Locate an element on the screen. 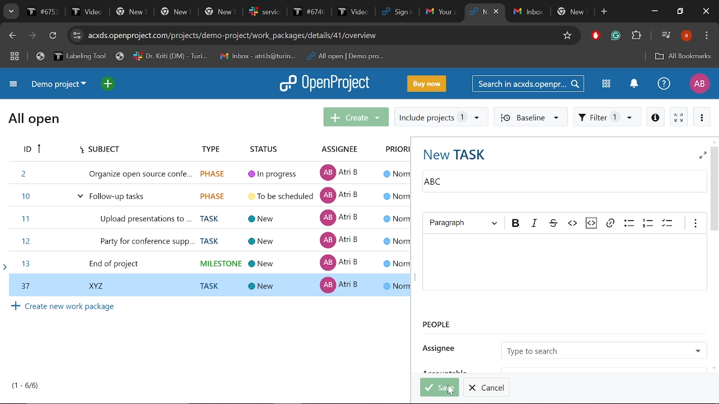  Tabs is located at coordinates (243, 11).